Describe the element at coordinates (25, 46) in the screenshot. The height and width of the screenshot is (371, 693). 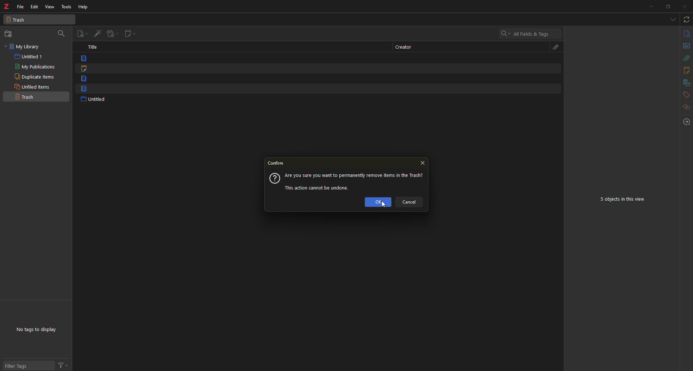
I see `my library` at that location.